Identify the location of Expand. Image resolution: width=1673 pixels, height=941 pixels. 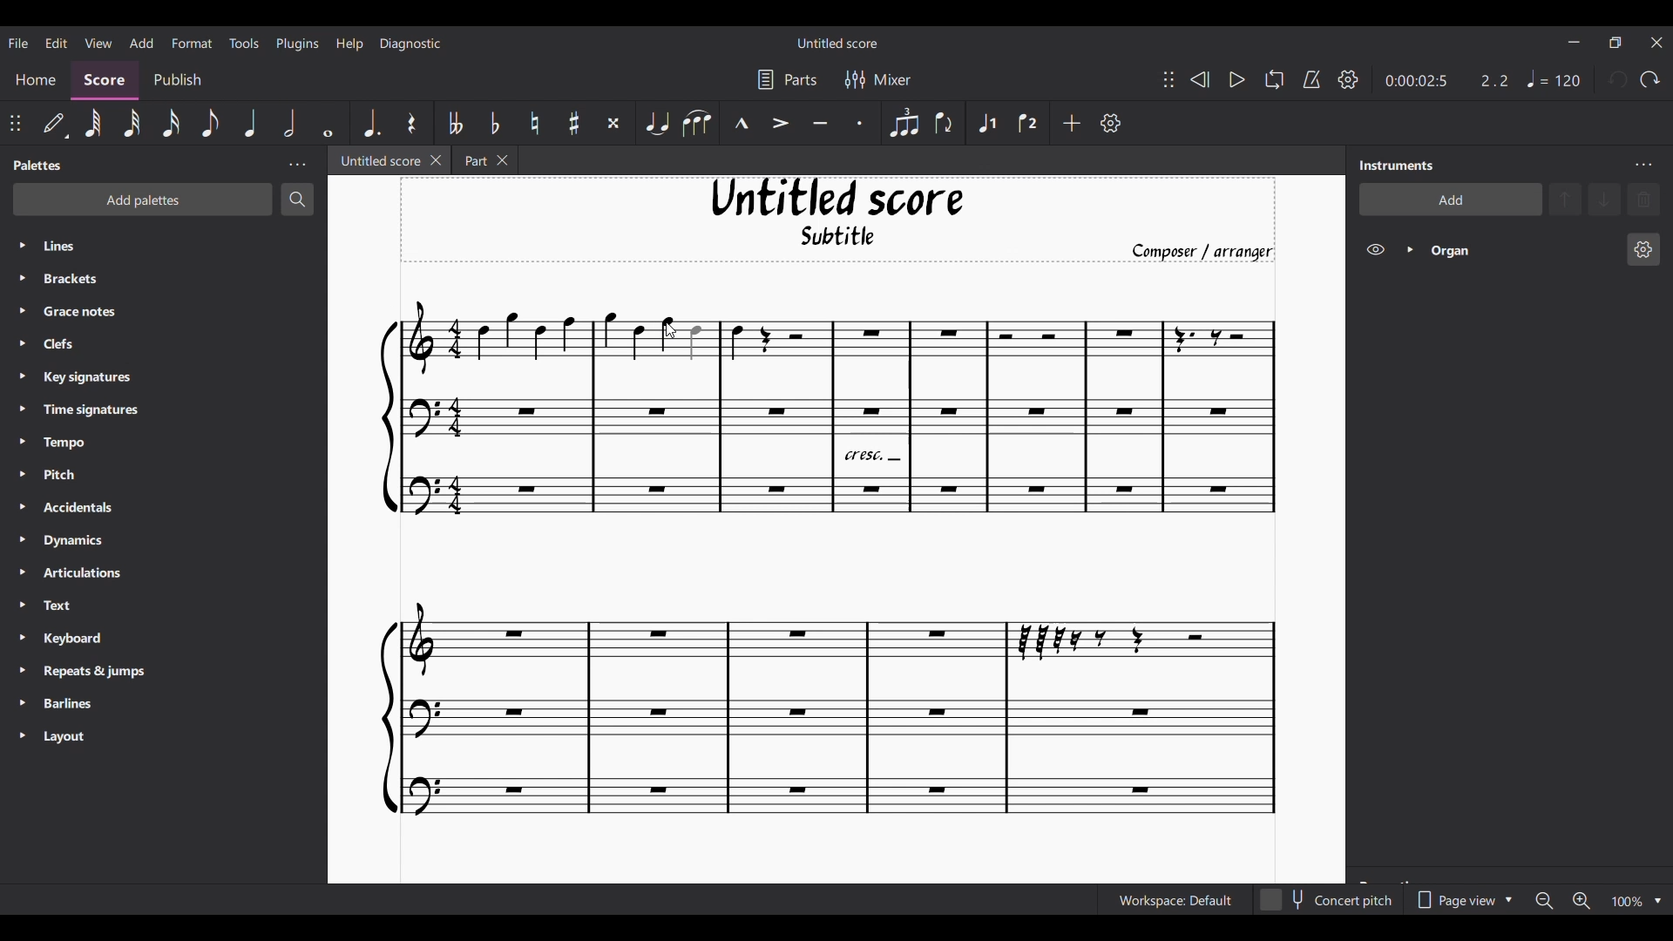
(1409, 249).